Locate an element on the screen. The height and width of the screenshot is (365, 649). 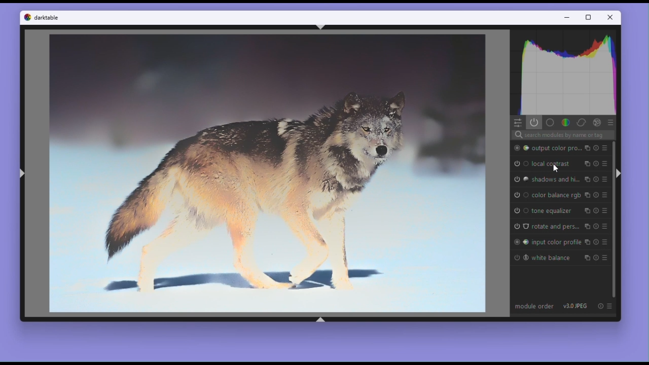
Multiple instance is located at coordinates (588, 195).